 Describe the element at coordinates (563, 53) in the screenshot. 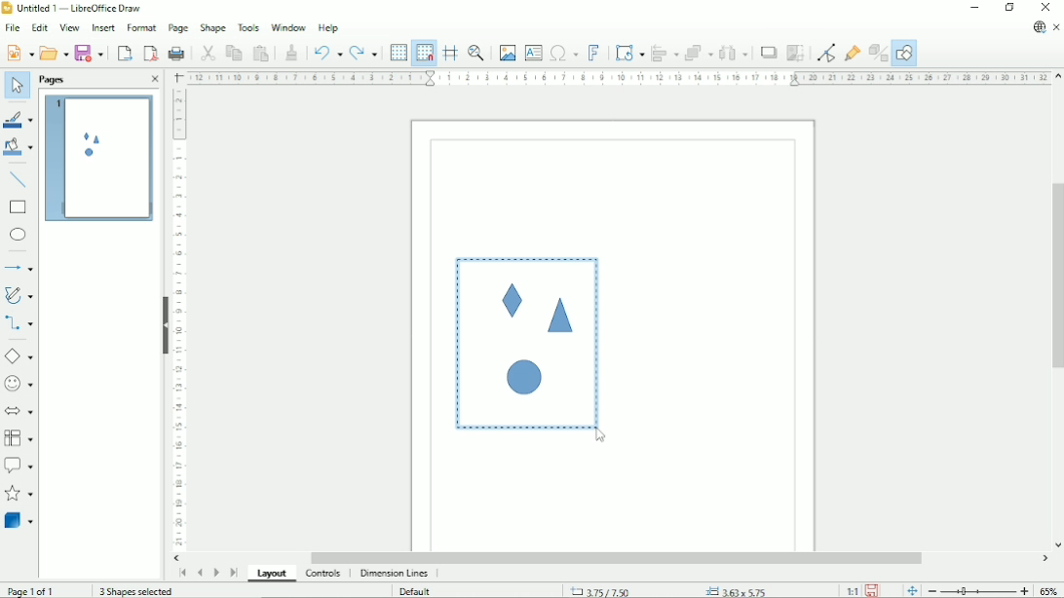

I see `Insert special characters` at that location.